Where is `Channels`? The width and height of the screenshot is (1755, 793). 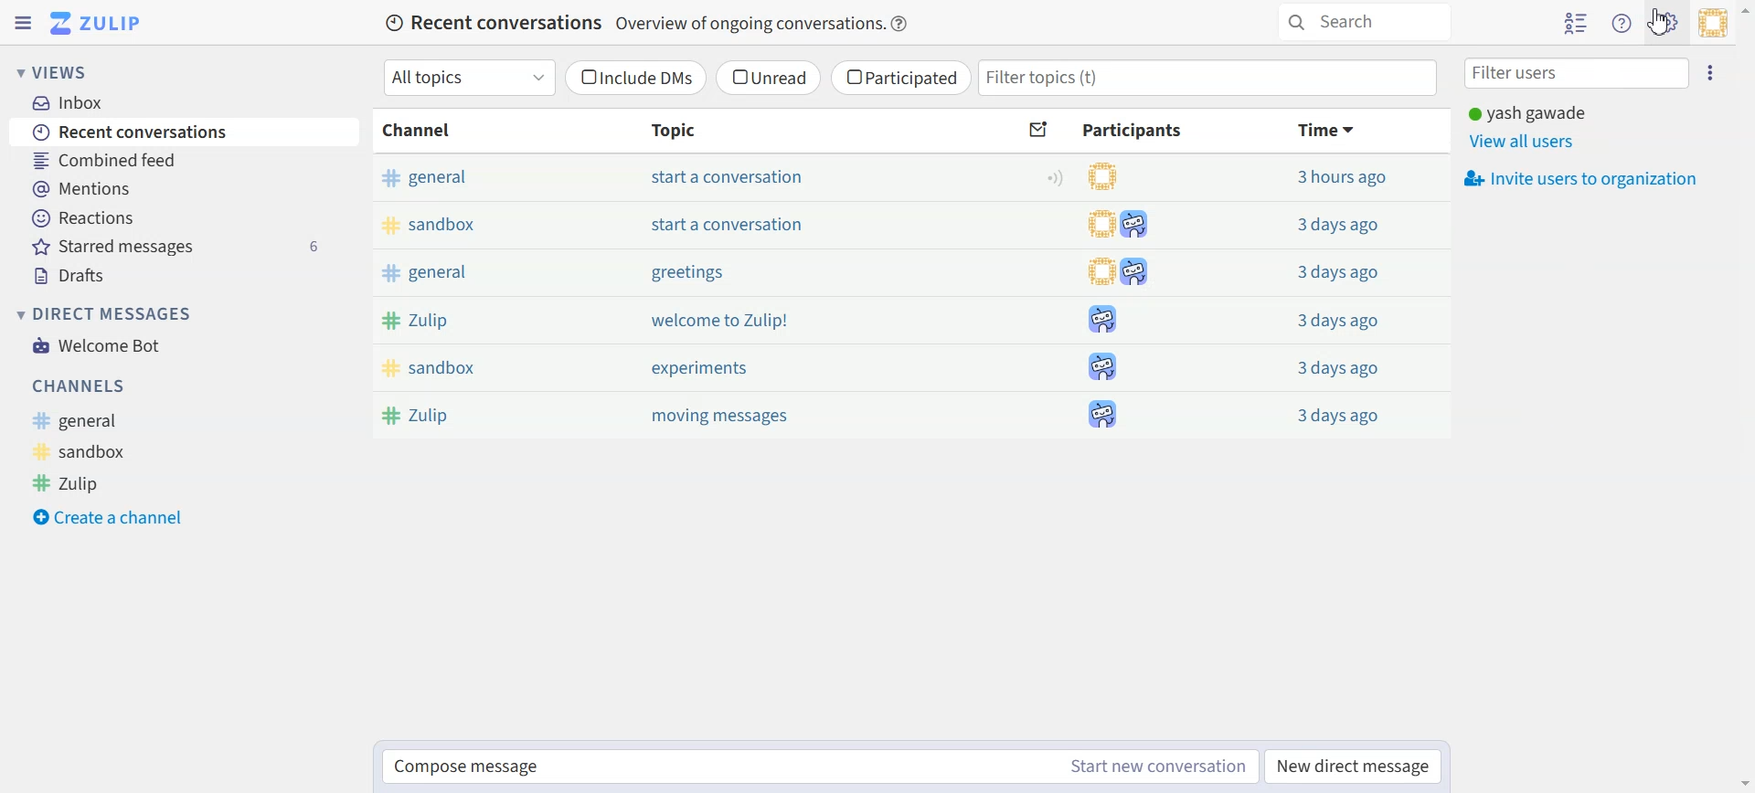
Channels is located at coordinates (78, 387).